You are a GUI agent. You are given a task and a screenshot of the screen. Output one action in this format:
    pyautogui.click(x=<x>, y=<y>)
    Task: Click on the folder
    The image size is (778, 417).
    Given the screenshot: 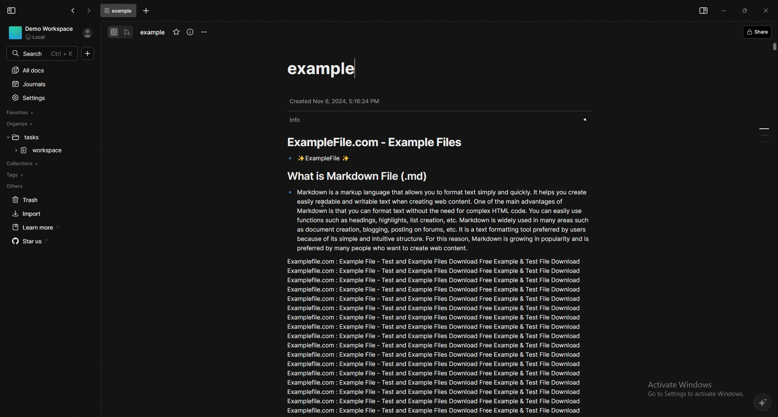 What is the action you would take?
    pyautogui.click(x=45, y=137)
    